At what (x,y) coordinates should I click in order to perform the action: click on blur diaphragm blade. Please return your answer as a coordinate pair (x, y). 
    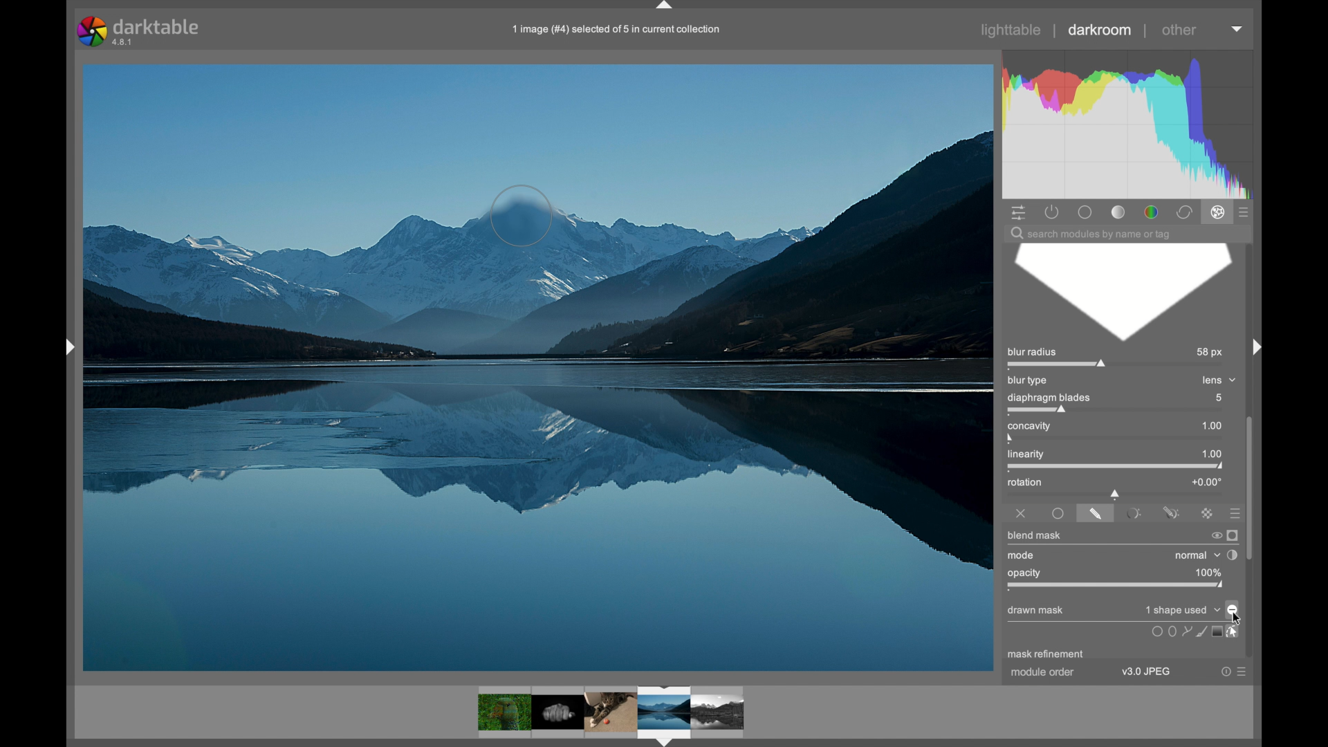
    Looking at the image, I should click on (1120, 293).